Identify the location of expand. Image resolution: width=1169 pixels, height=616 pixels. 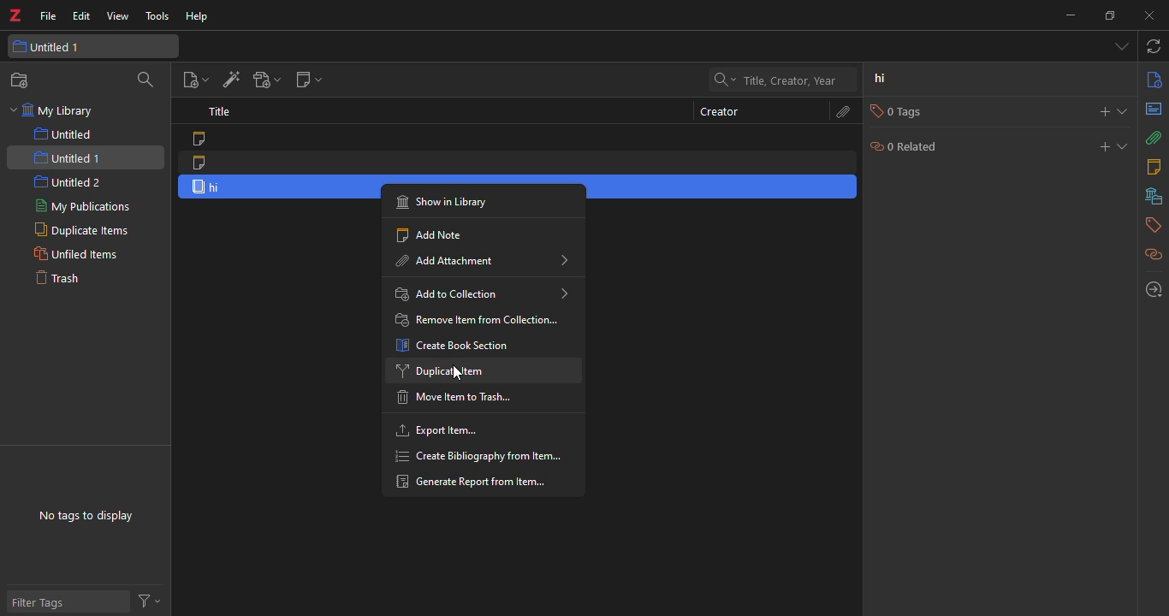
(1124, 145).